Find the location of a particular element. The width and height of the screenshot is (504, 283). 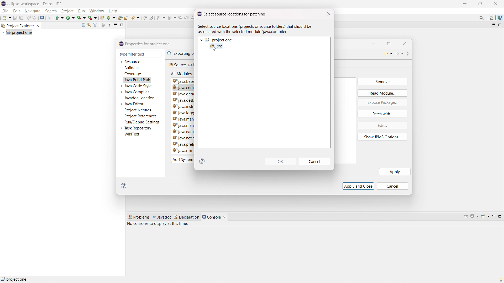

run is located at coordinates (70, 17).